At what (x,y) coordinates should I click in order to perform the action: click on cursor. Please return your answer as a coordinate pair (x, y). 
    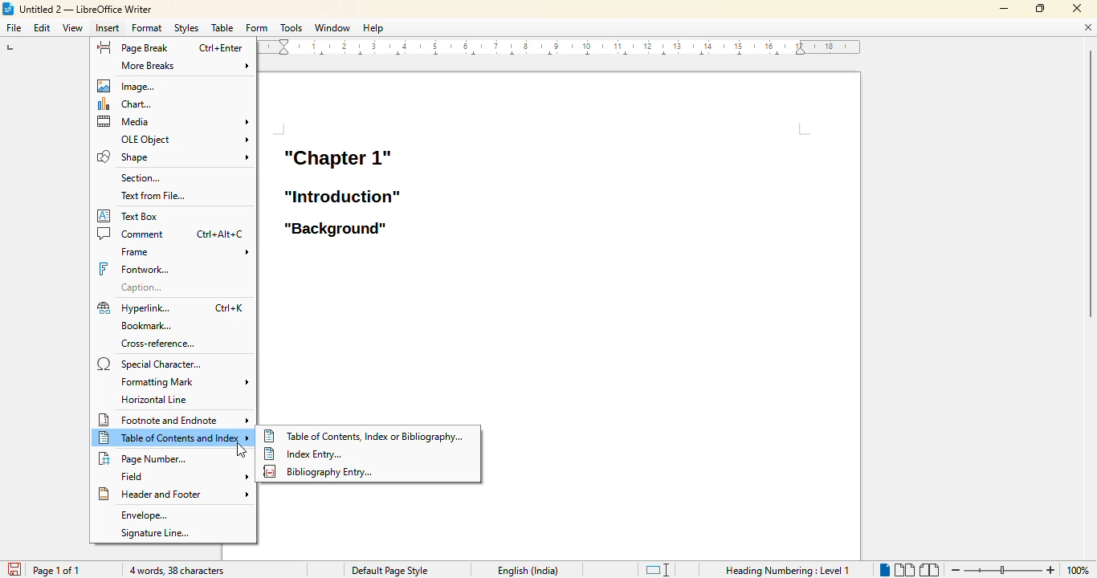
    Looking at the image, I should click on (241, 450).